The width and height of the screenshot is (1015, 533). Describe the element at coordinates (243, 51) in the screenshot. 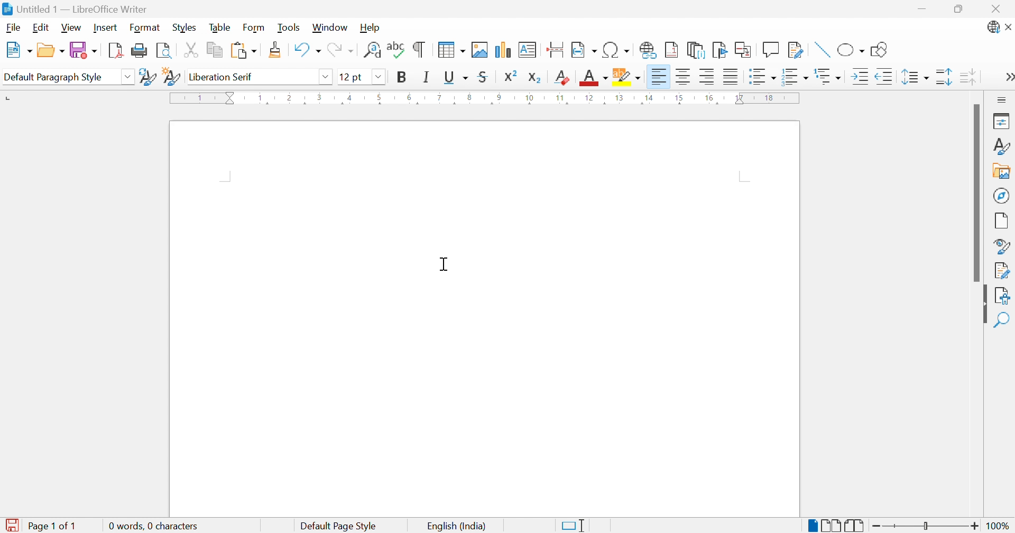

I see `Paste` at that location.